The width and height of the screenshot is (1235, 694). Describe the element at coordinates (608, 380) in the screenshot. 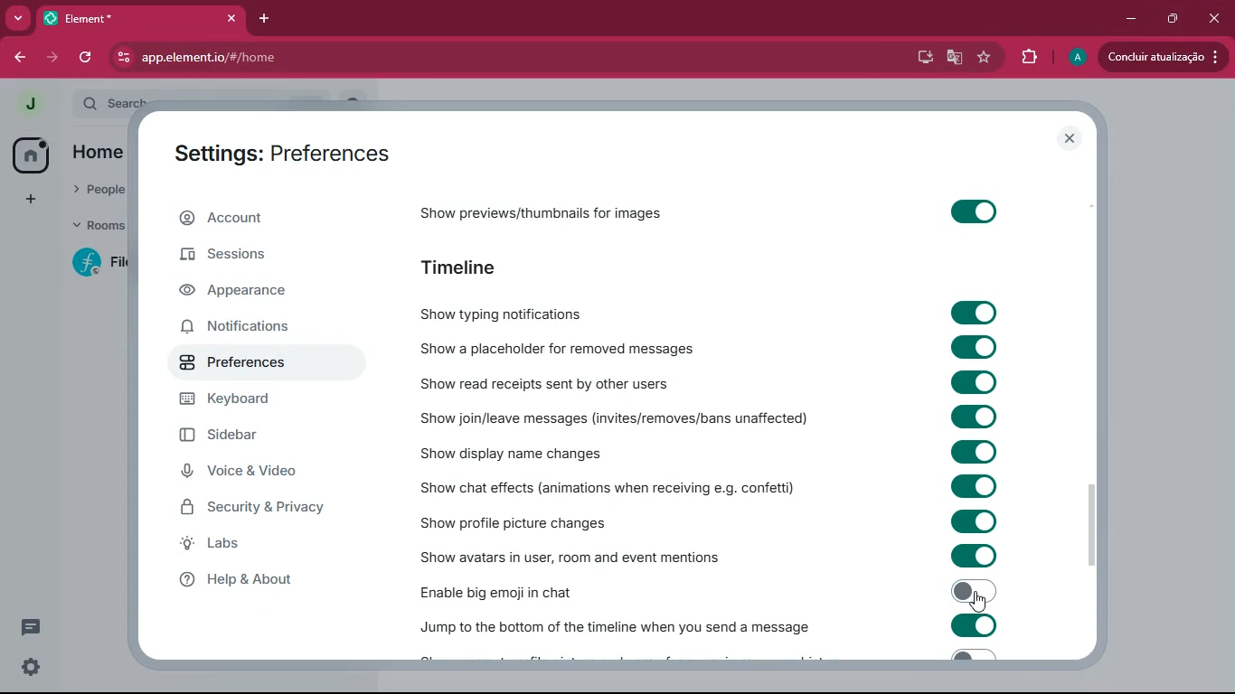

I see `show read receipts sent by other users` at that location.